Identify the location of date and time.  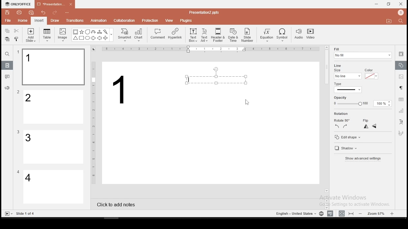
(233, 35).